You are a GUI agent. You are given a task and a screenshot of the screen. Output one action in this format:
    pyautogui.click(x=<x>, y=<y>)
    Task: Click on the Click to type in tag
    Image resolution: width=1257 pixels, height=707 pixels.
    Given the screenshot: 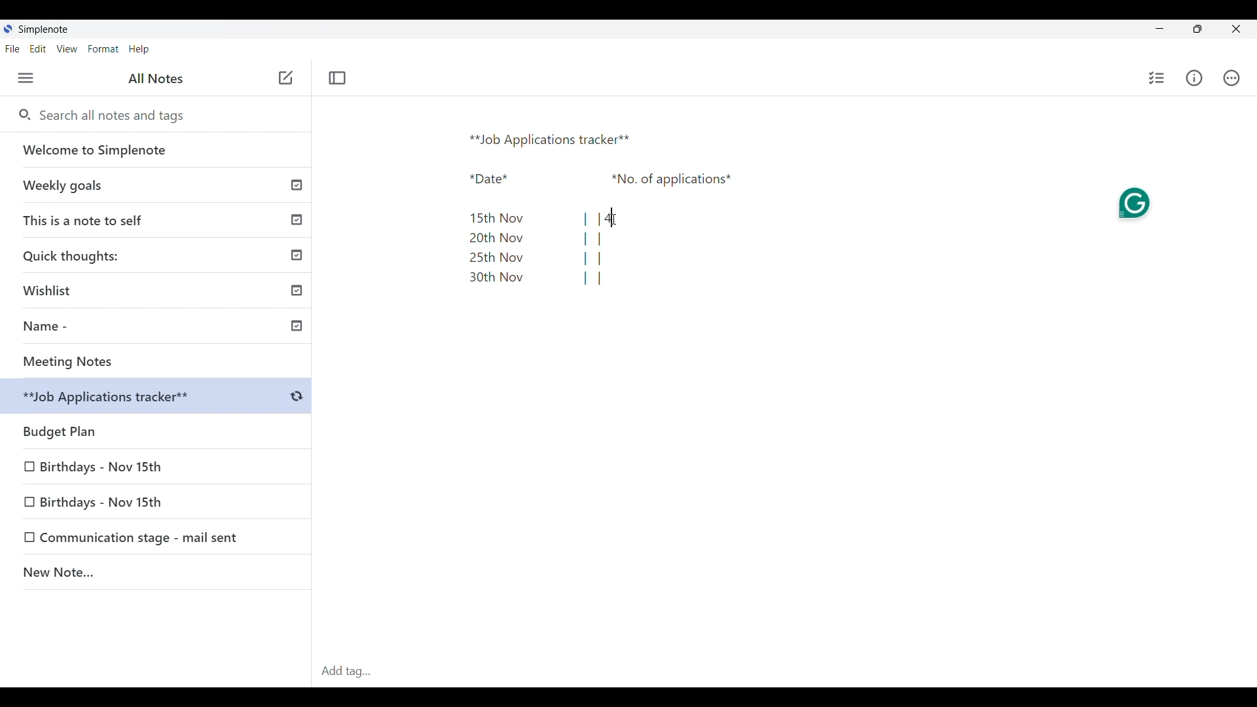 What is the action you would take?
    pyautogui.click(x=784, y=672)
    